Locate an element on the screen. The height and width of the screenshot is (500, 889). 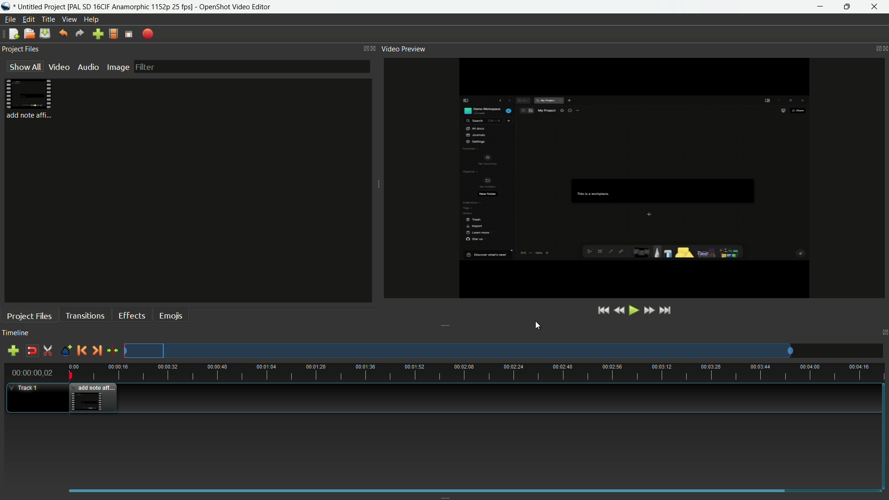
video preview is located at coordinates (403, 50).